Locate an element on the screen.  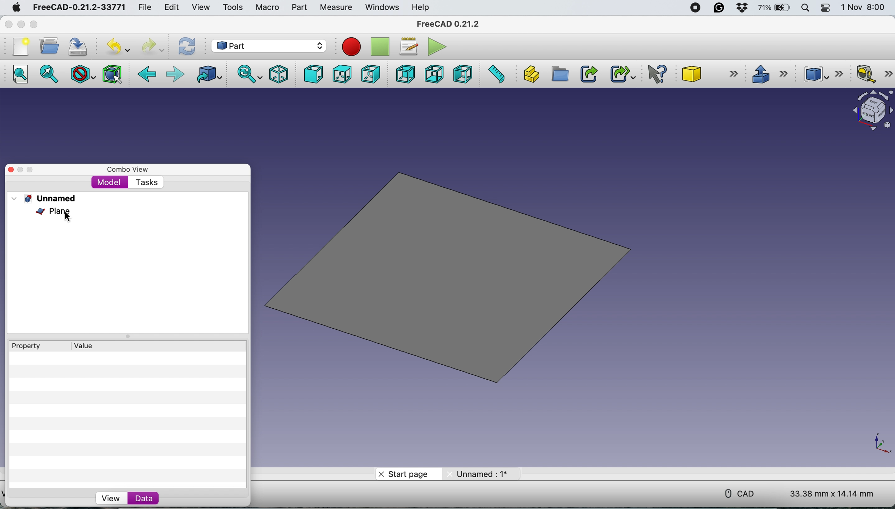
control center is located at coordinates (828, 9).